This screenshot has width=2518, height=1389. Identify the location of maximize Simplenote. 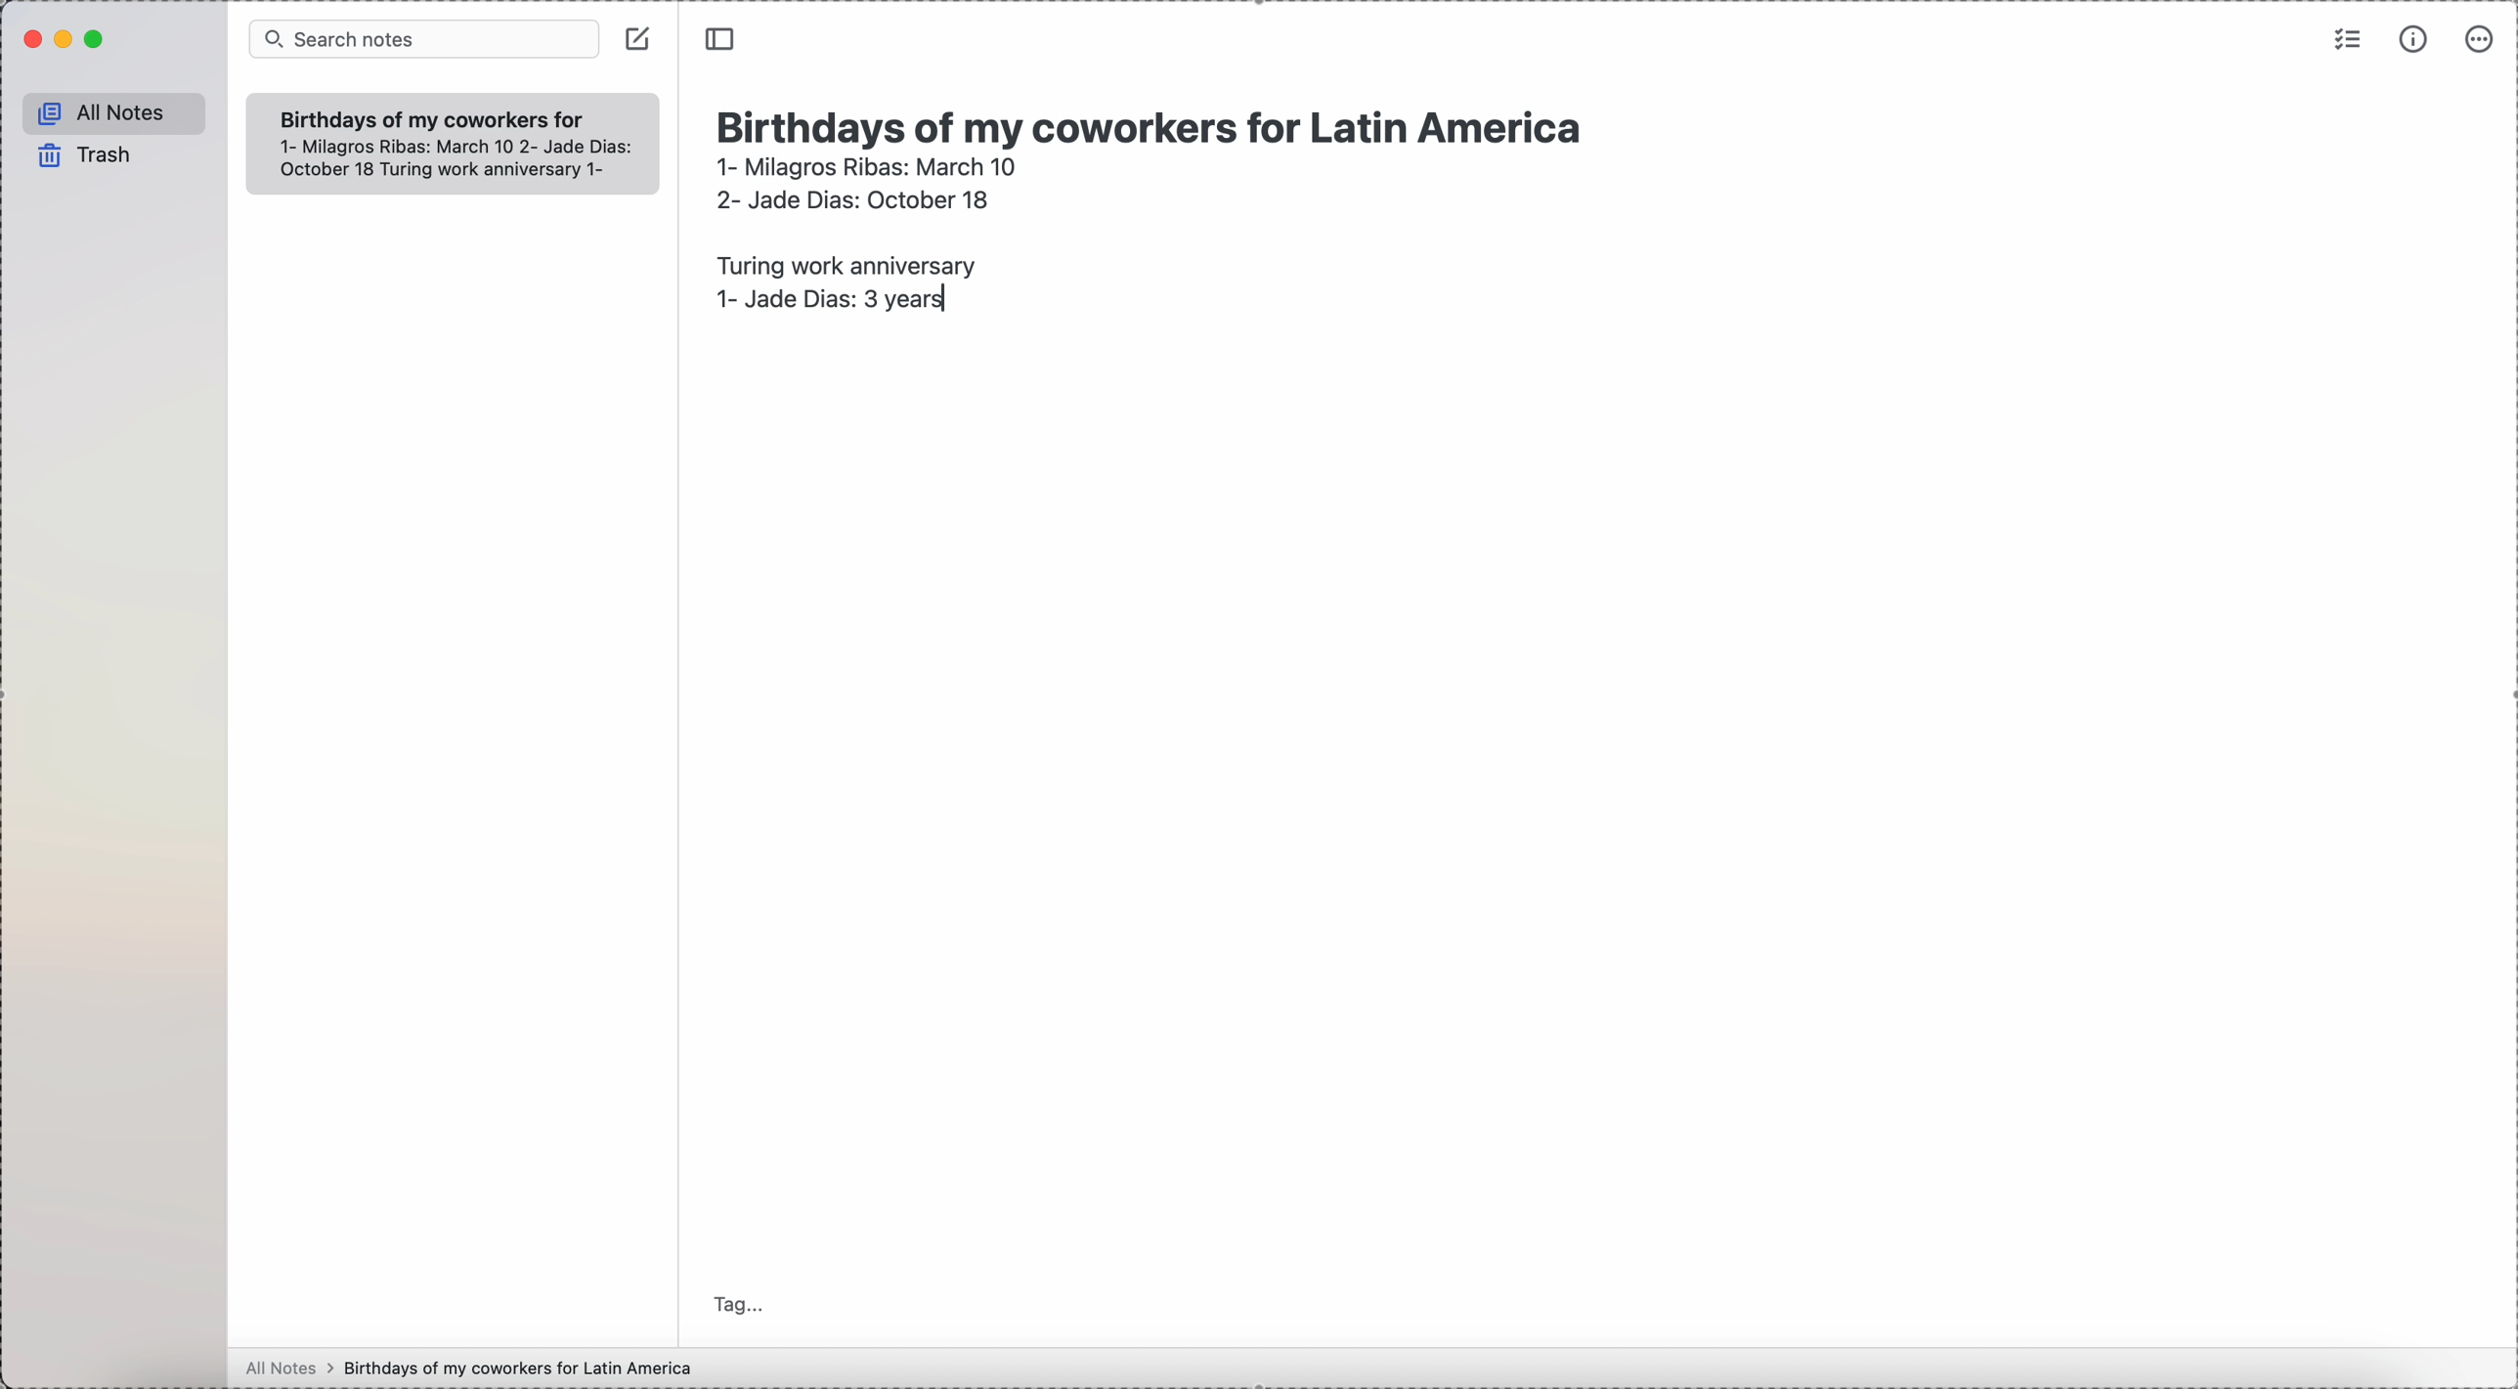
(96, 40).